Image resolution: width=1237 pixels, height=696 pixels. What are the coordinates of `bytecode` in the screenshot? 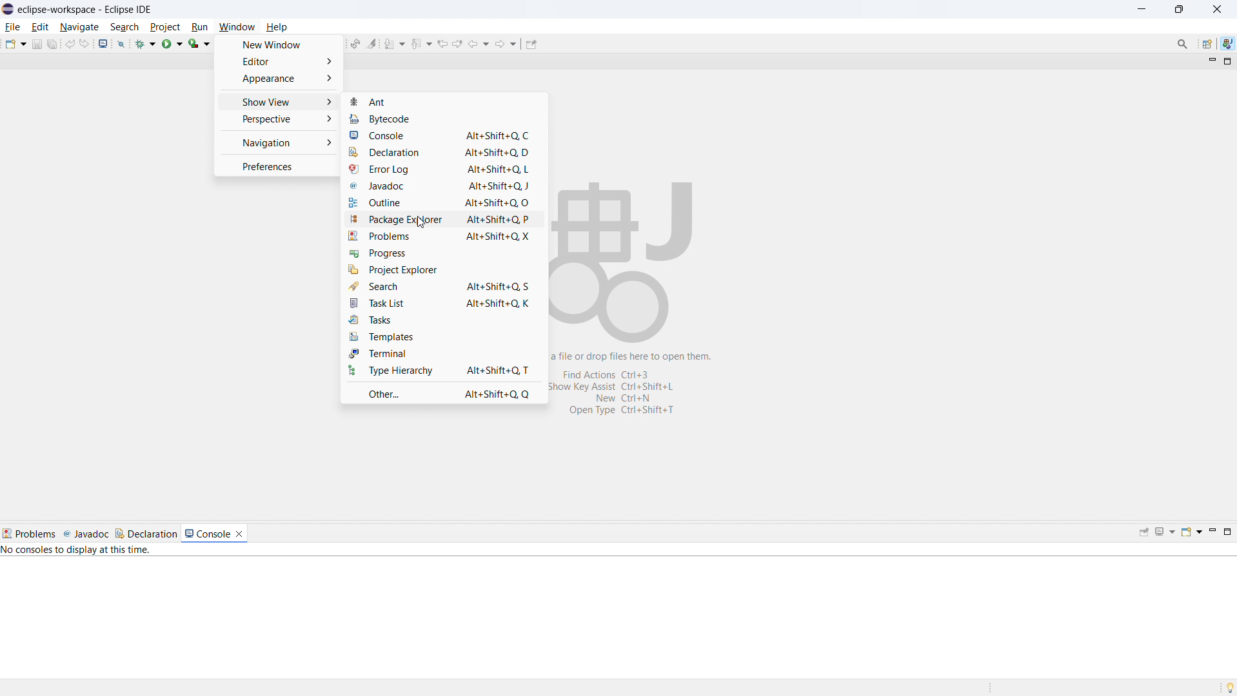 It's located at (418, 117).